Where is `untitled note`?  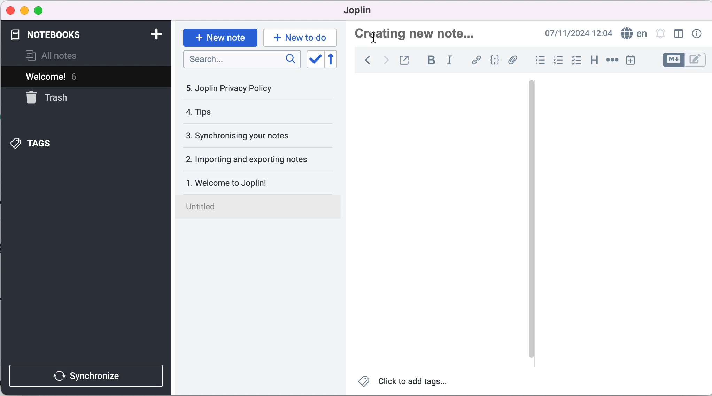 untitled note is located at coordinates (260, 205).